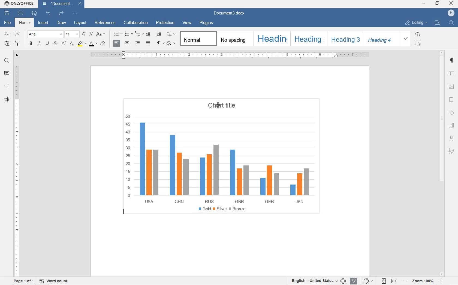 The image size is (458, 285). Describe the element at coordinates (61, 23) in the screenshot. I see `DRAW` at that location.